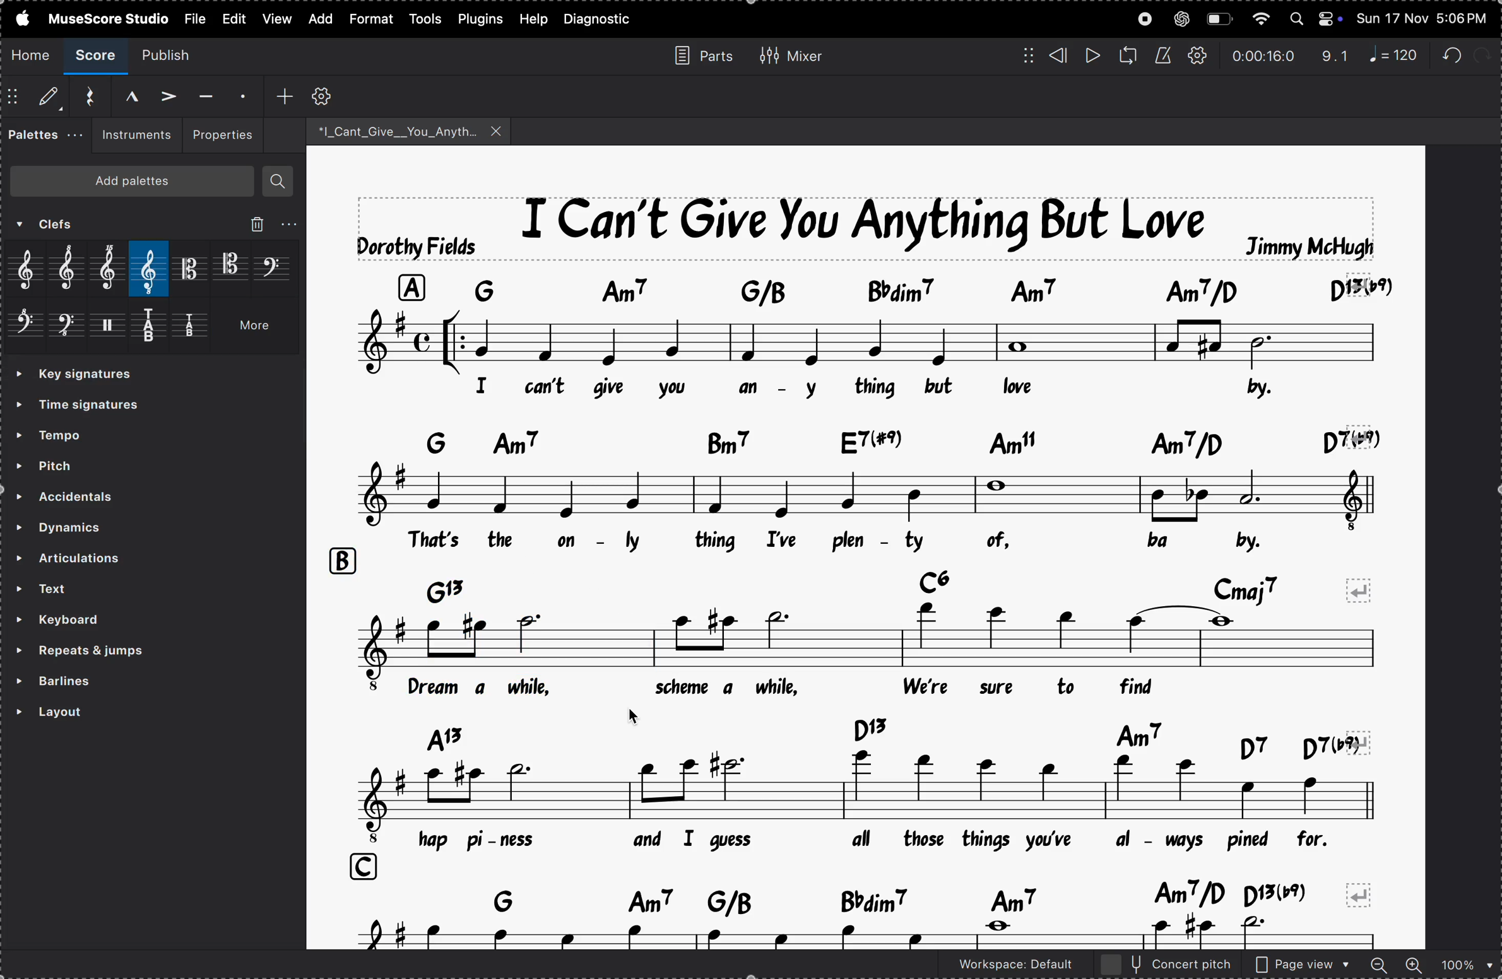 This screenshot has height=979, width=1502. I want to click on treble clef 8 alta, so click(73, 269).